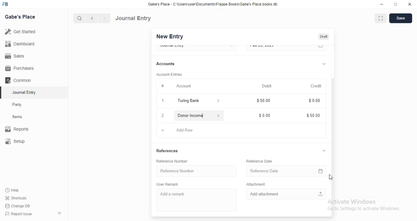 The height and width of the screenshot is (221, 417). I want to click on Gabe's Place - C\Users\userDocuments Frappe Books\Gabe's Place books db., so click(213, 4).